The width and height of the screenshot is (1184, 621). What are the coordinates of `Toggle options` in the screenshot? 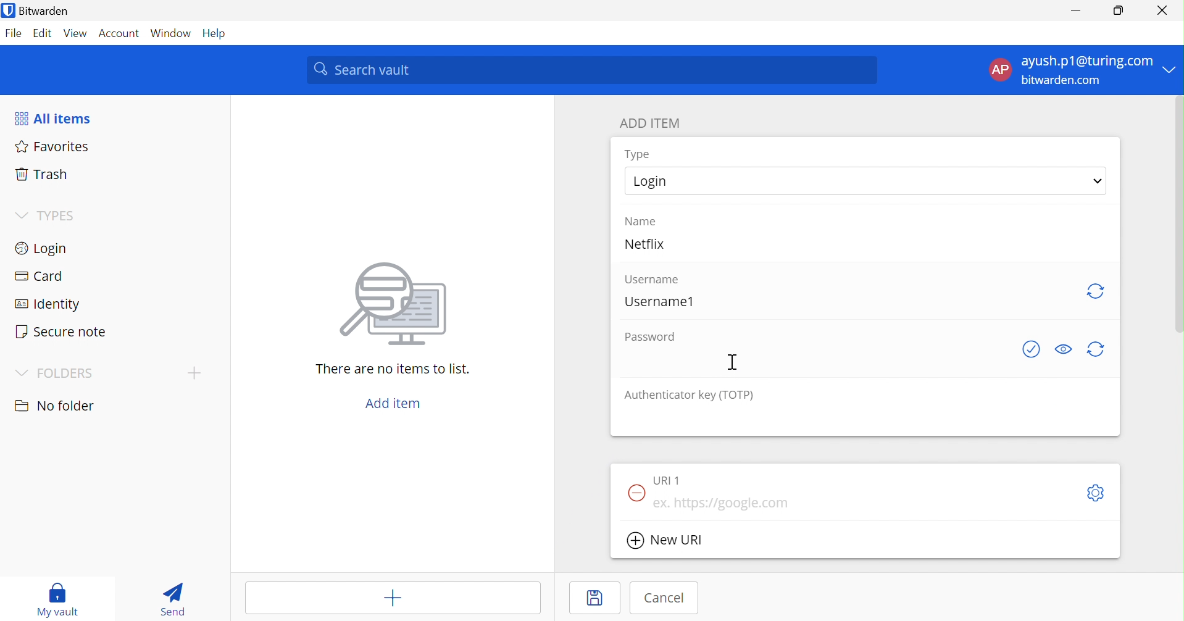 It's located at (1097, 493).